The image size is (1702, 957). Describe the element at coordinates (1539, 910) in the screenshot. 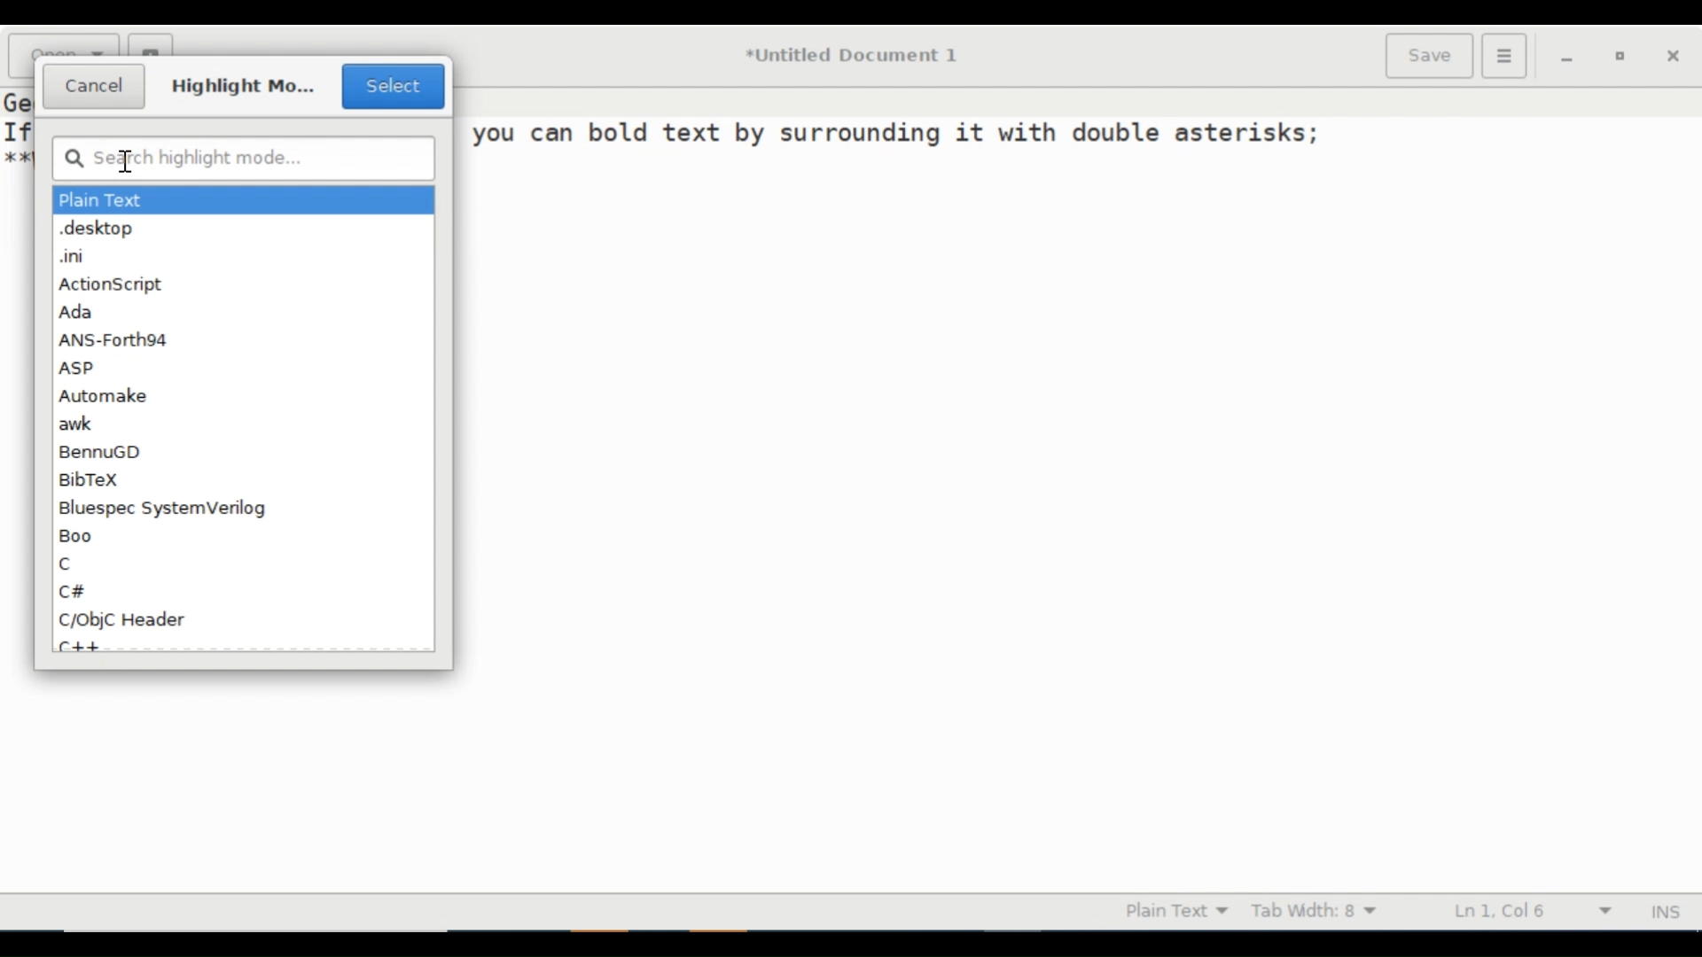

I see `Line & Column Preference` at that location.